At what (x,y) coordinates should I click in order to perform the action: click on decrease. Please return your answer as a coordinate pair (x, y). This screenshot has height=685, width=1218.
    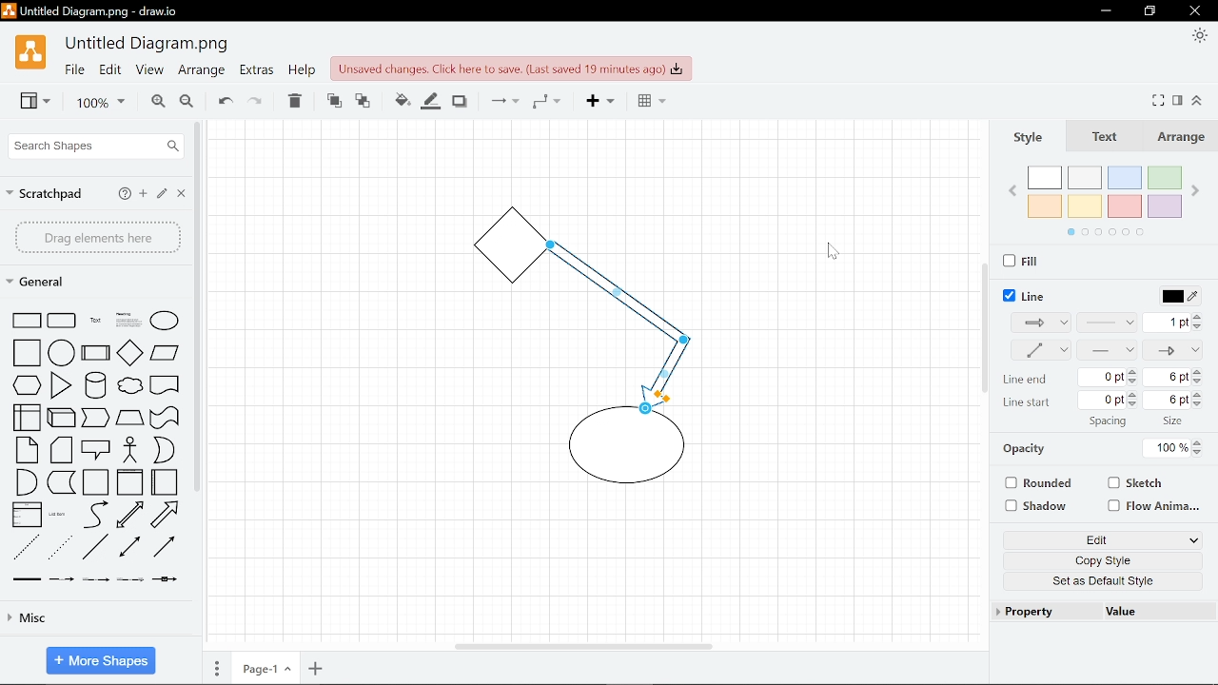
    Looking at the image, I should click on (1133, 404).